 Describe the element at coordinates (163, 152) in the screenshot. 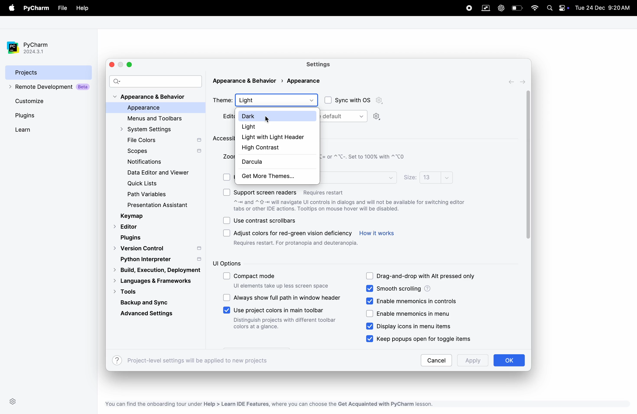

I see `scopes` at that location.